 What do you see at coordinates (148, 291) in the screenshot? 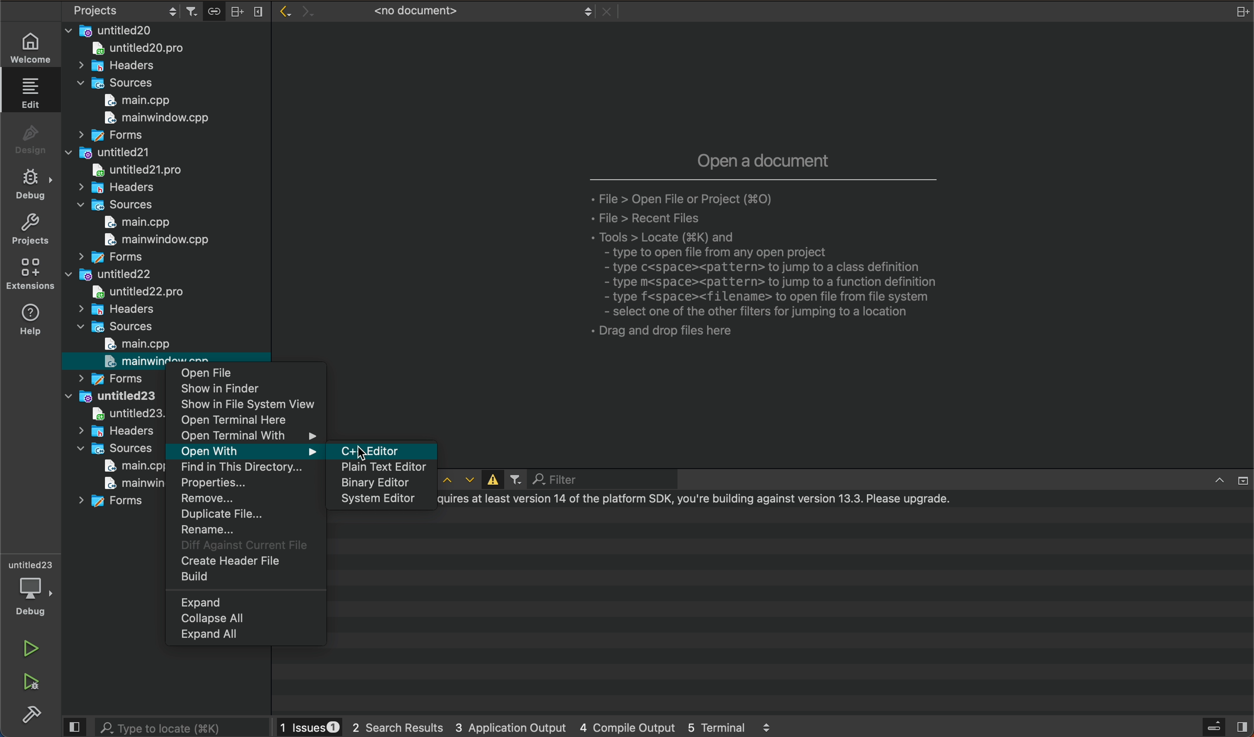
I see `untitled22pro` at bounding box center [148, 291].